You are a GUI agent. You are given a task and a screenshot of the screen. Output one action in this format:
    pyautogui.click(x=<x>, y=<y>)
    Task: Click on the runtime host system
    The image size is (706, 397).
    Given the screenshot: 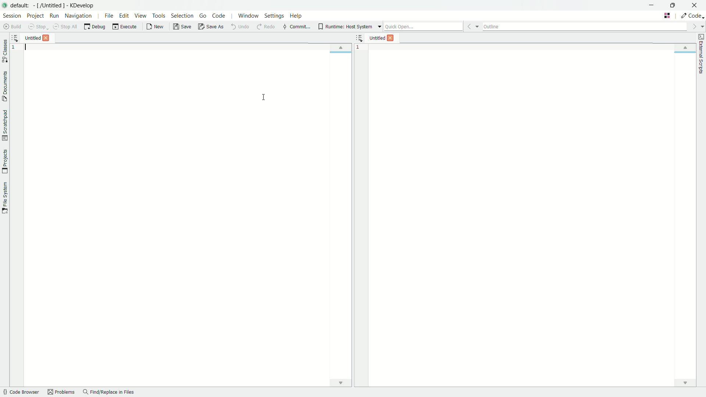 What is the action you would take?
    pyautogui.click(x=350, y=27)
    